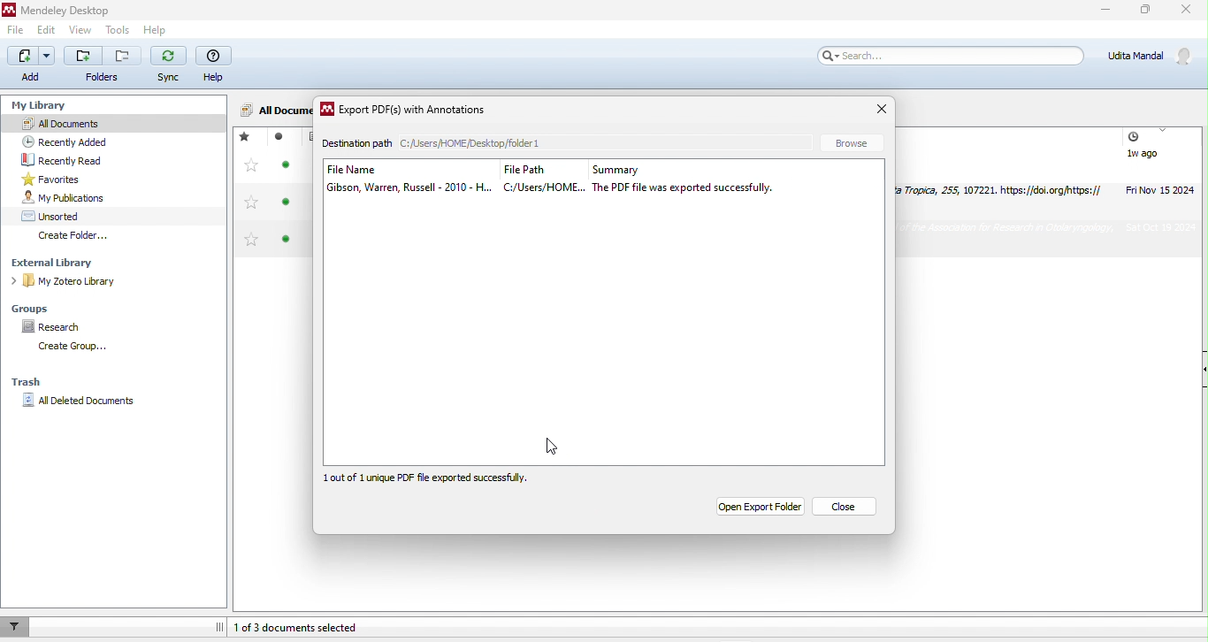 Image resolution: width=1208 pixels, height=642 pixels. I want to click on unsorted, so click(59, 215).